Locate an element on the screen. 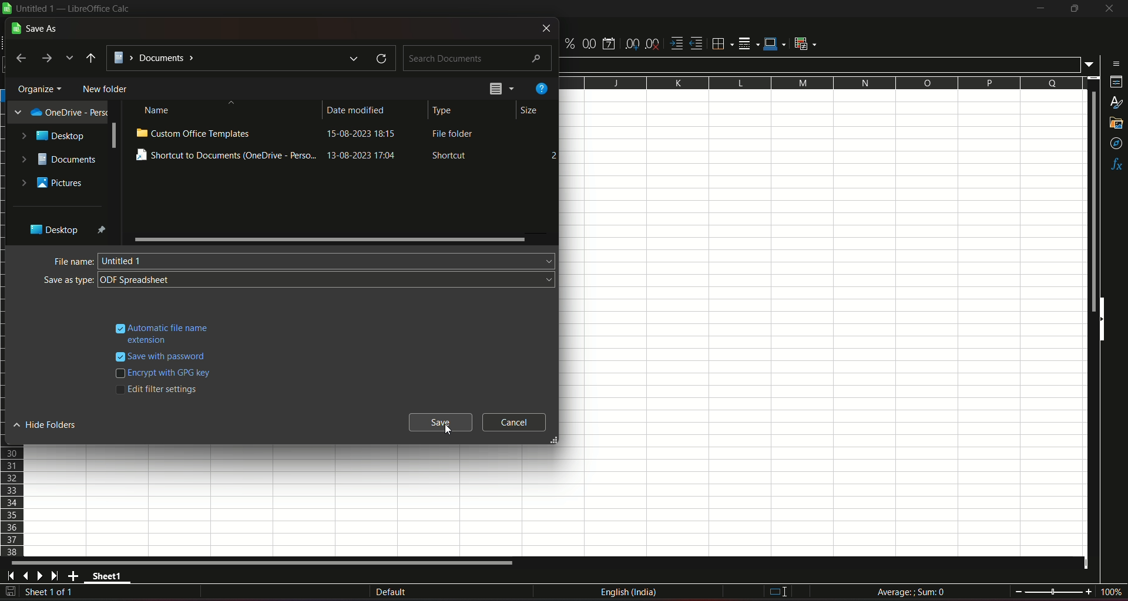 This screenshot has width=1128, height=601. sheet name is located at coordinates (109, 578).